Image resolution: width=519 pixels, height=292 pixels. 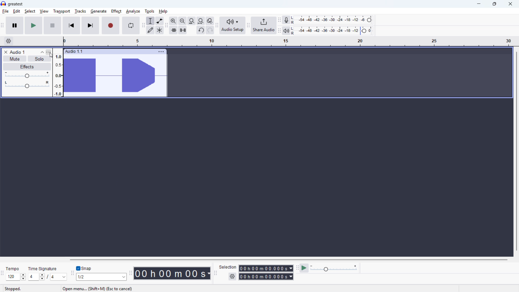 I want to click on fit selection to width, so click(x=192, y=21).